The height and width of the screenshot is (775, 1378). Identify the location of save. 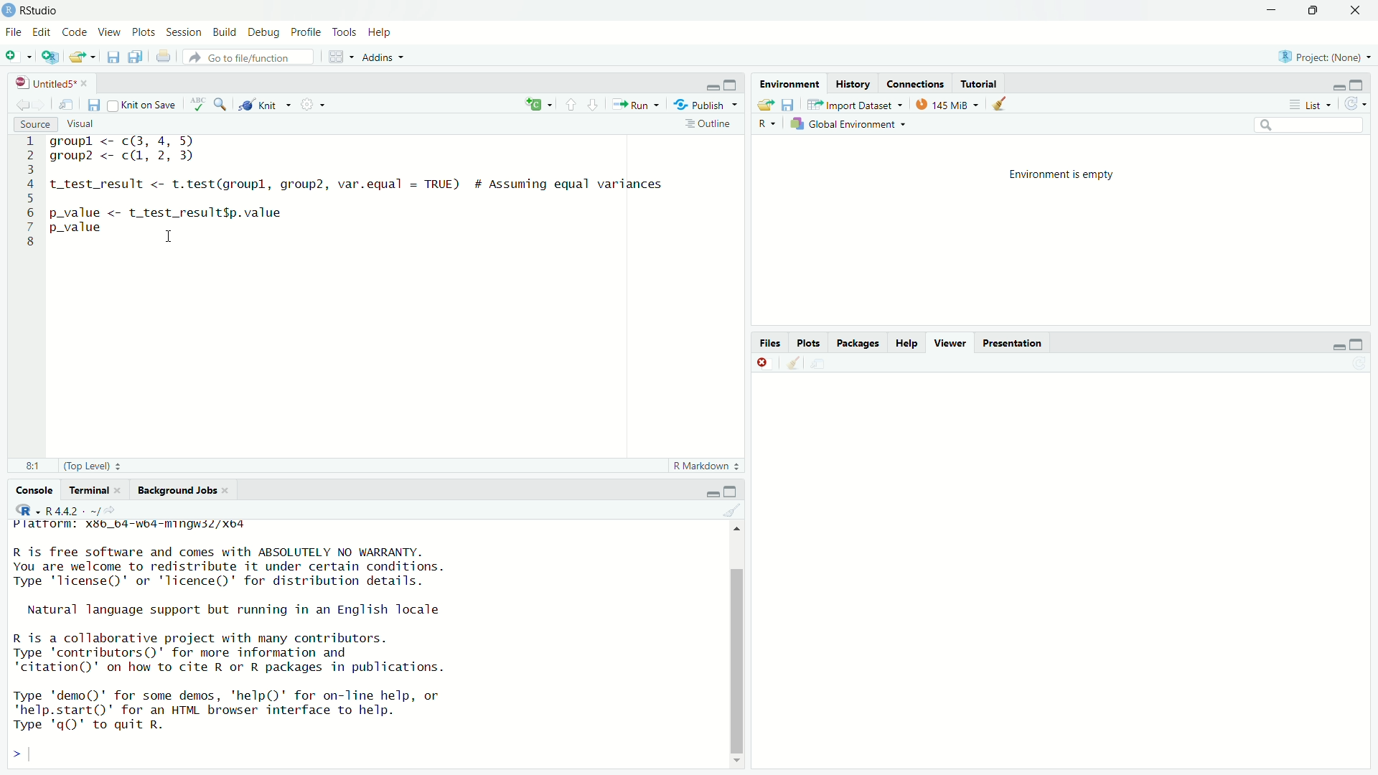
(95, 105).